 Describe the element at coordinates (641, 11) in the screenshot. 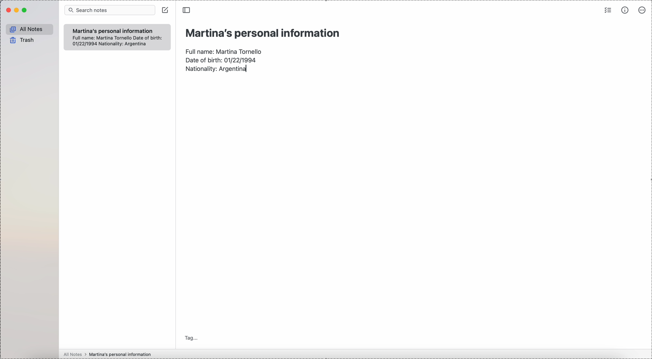

I see `more options` at that location.